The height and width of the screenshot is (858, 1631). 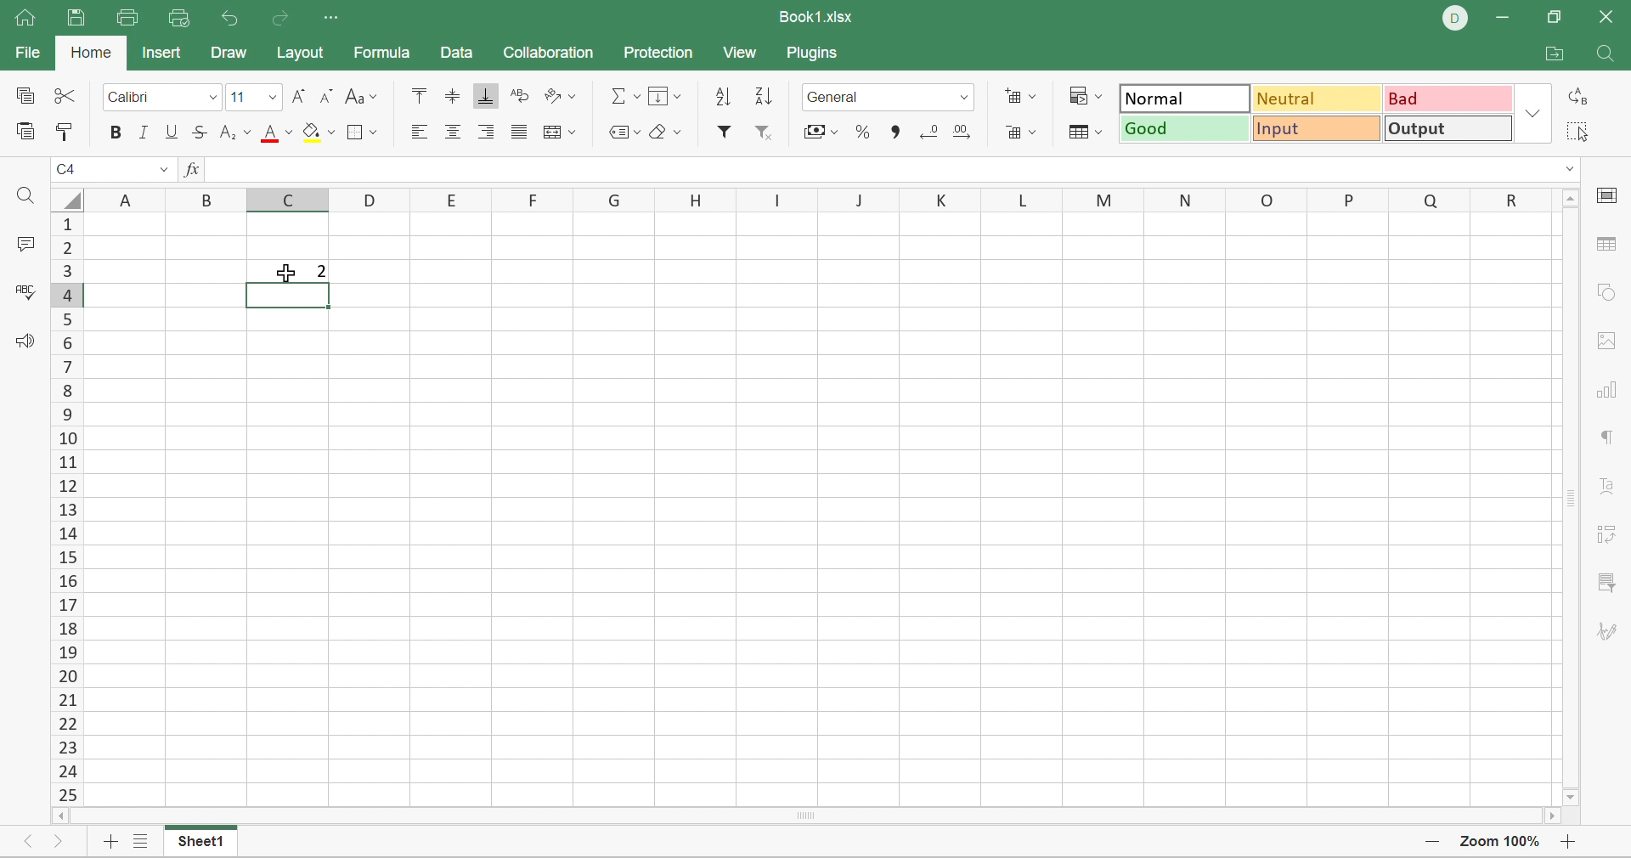 What do you see at coordinates (862, 129) in the screenshot?
I see `Percent style` at bounding box center [862, 129].